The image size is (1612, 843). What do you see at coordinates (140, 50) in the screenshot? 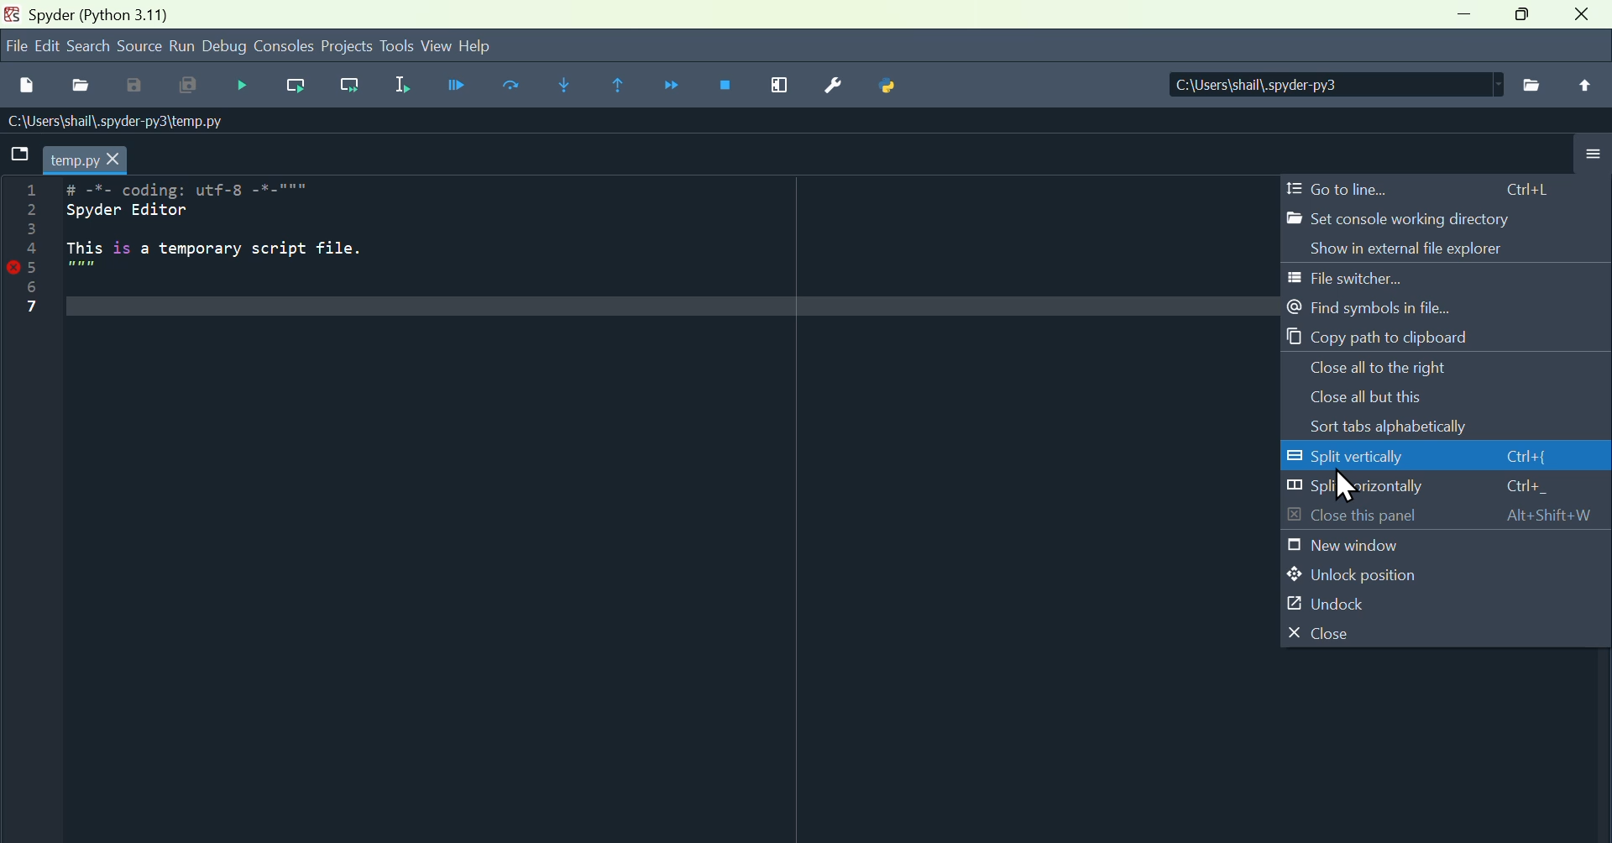
I see `Source` at bounding box center [140, 50].